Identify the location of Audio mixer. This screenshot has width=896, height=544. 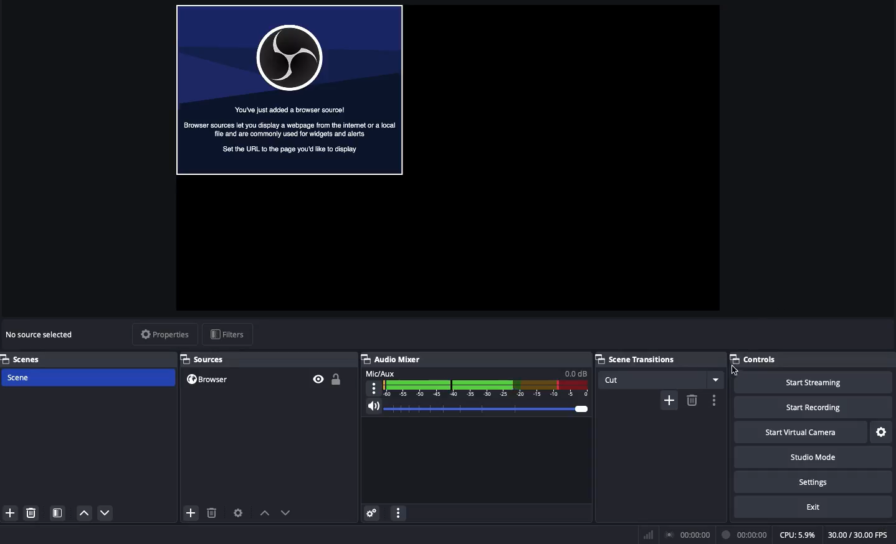
(393, 359).